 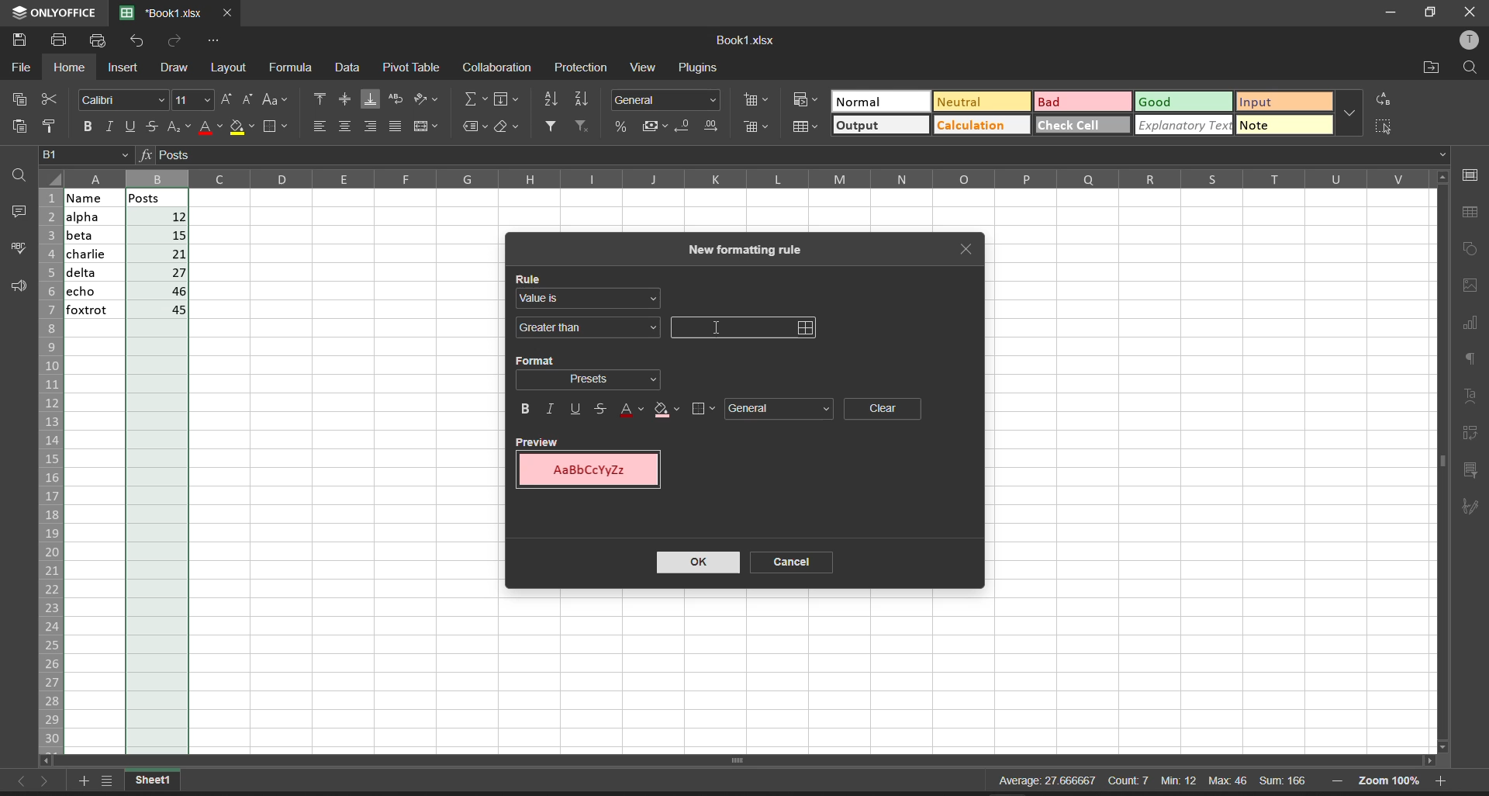 I want to click on summation, so click(x=468, y=99).